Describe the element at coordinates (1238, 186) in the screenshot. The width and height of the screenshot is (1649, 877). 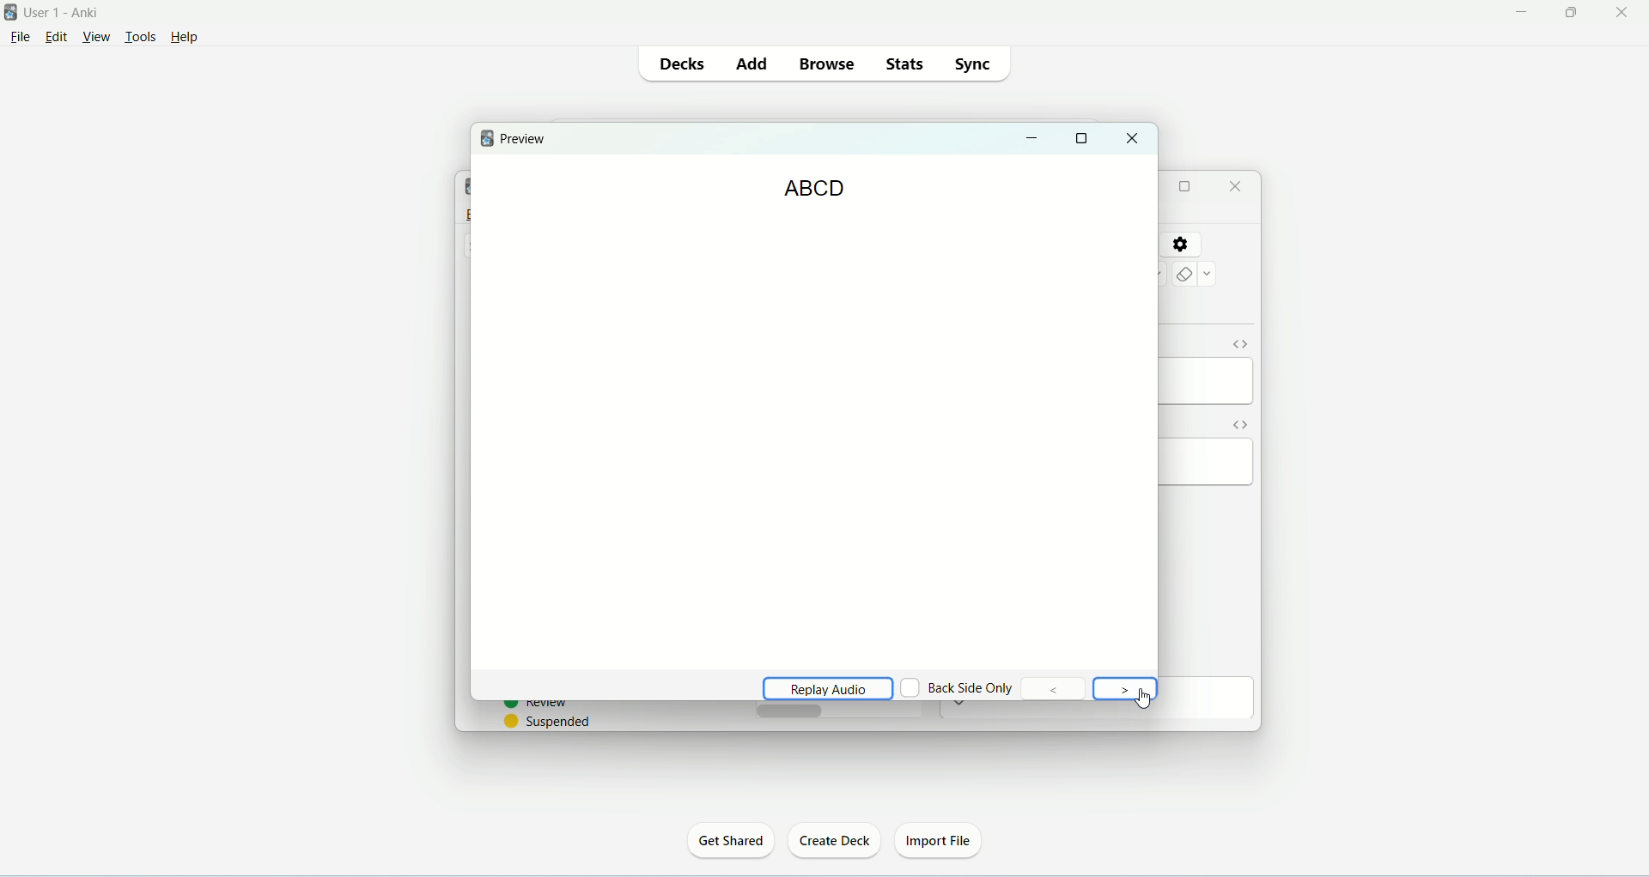
I see `close` at that location.